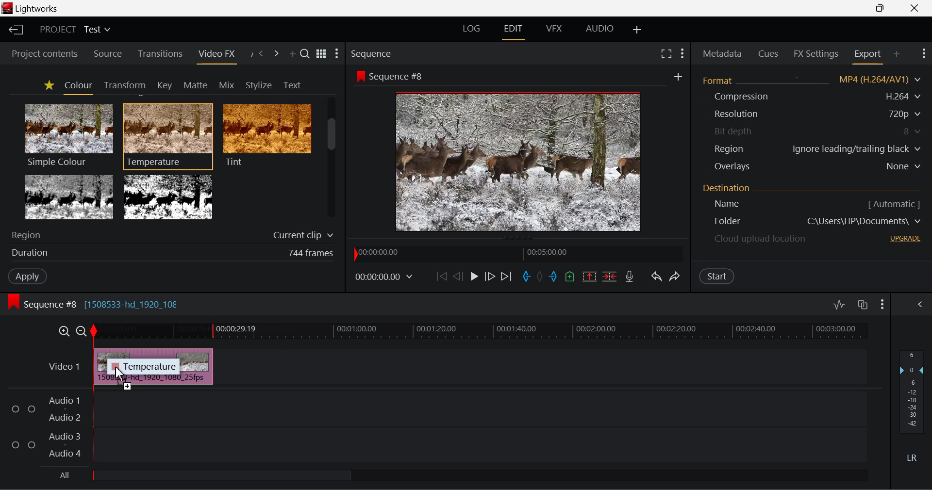  What do you see at coordinates (905, 238) in the screenshot?
I see `UPGRADE` at bounding box center [905, 238].